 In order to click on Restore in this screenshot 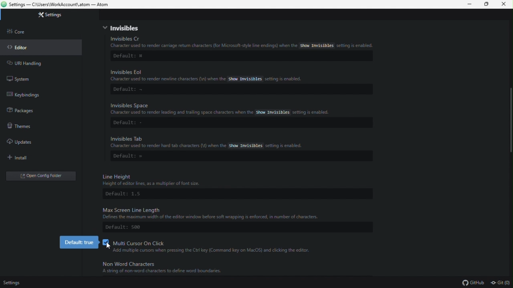, I will do `click(486, 4)`.